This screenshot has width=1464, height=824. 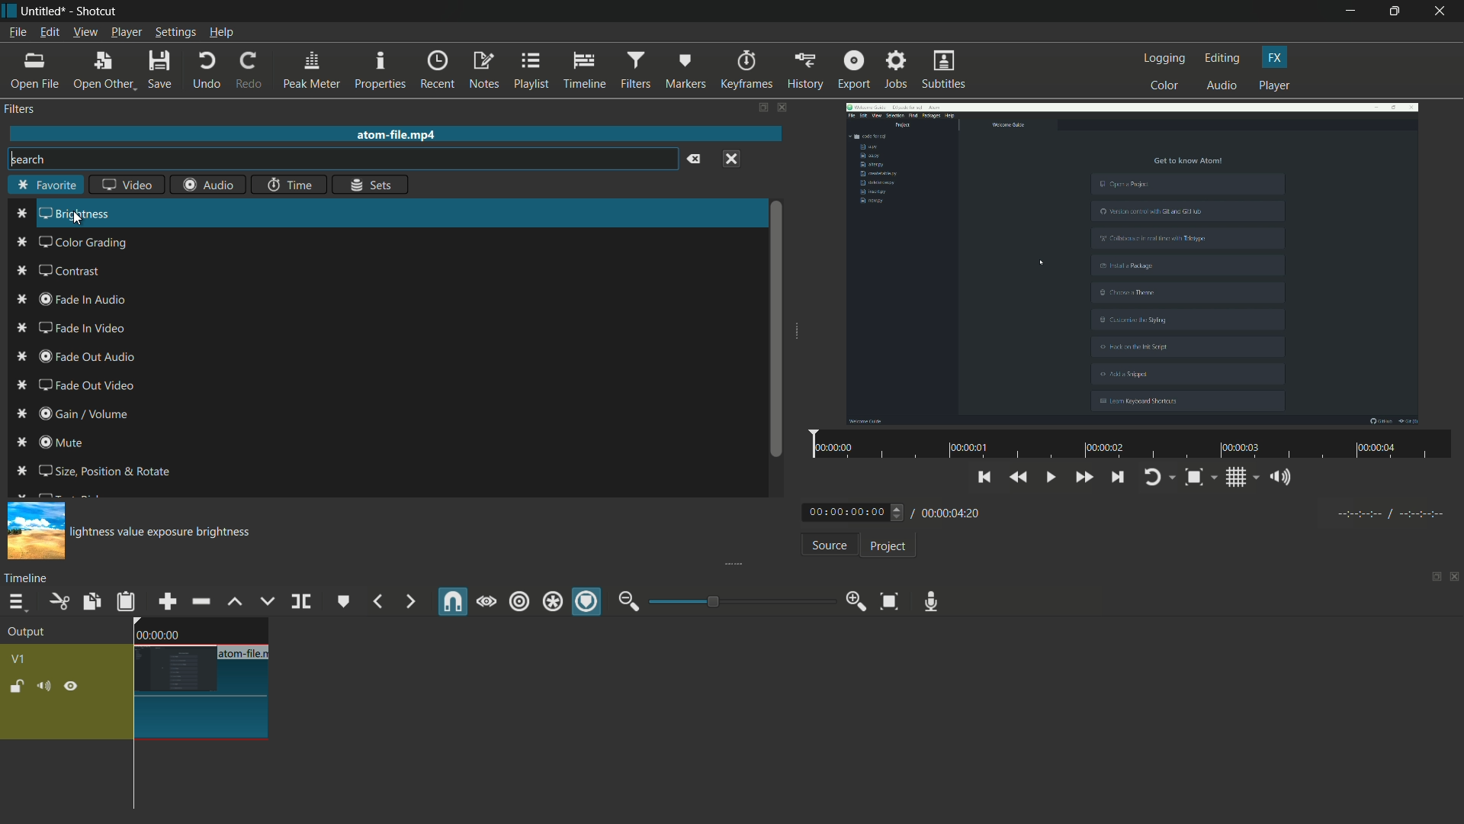 I want to click on filters, so click(x=634, y=70).